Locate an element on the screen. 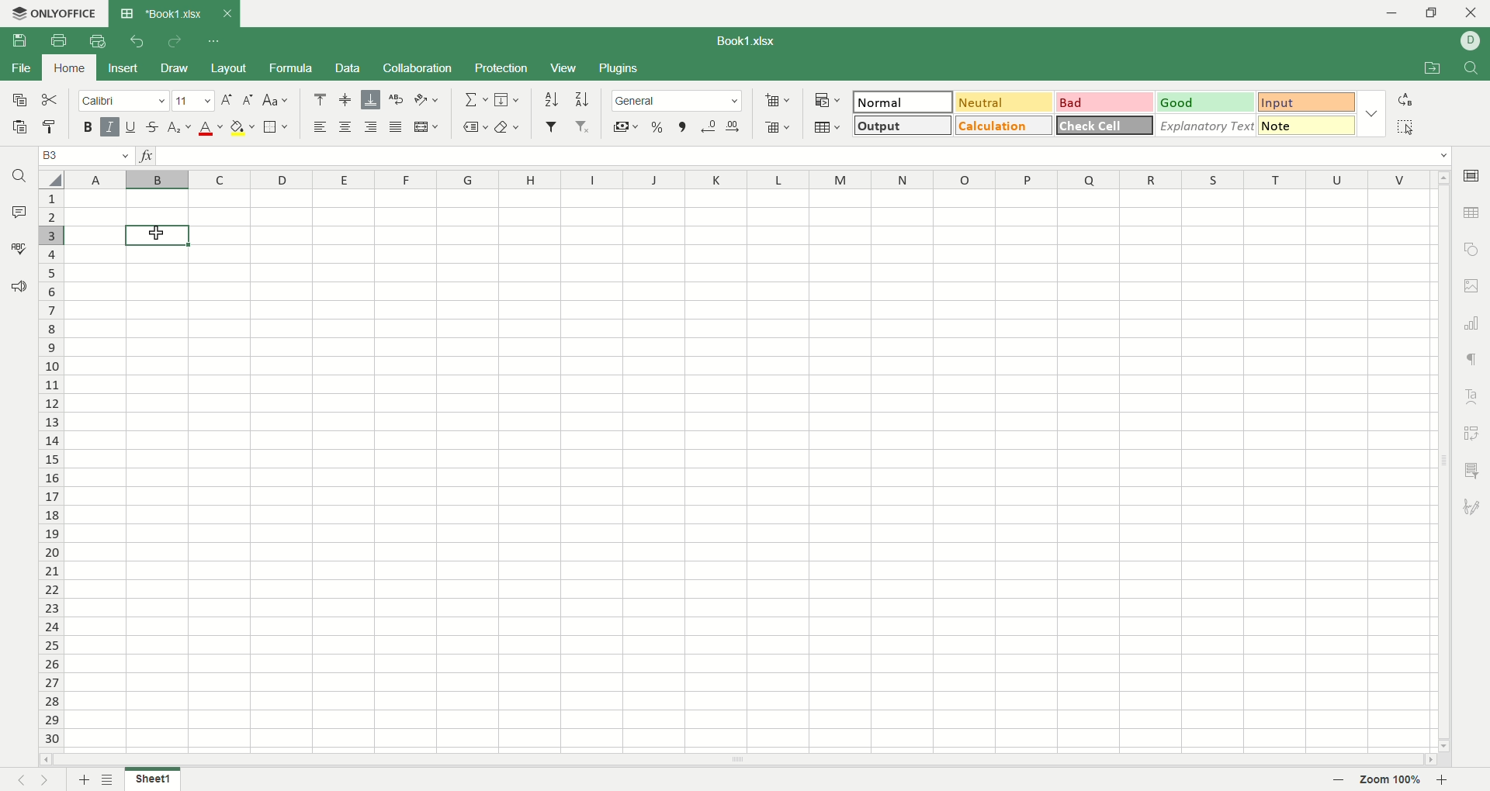 The width and height of the screenshot is (1490, 791). font size is located at coordinates (195, 100).